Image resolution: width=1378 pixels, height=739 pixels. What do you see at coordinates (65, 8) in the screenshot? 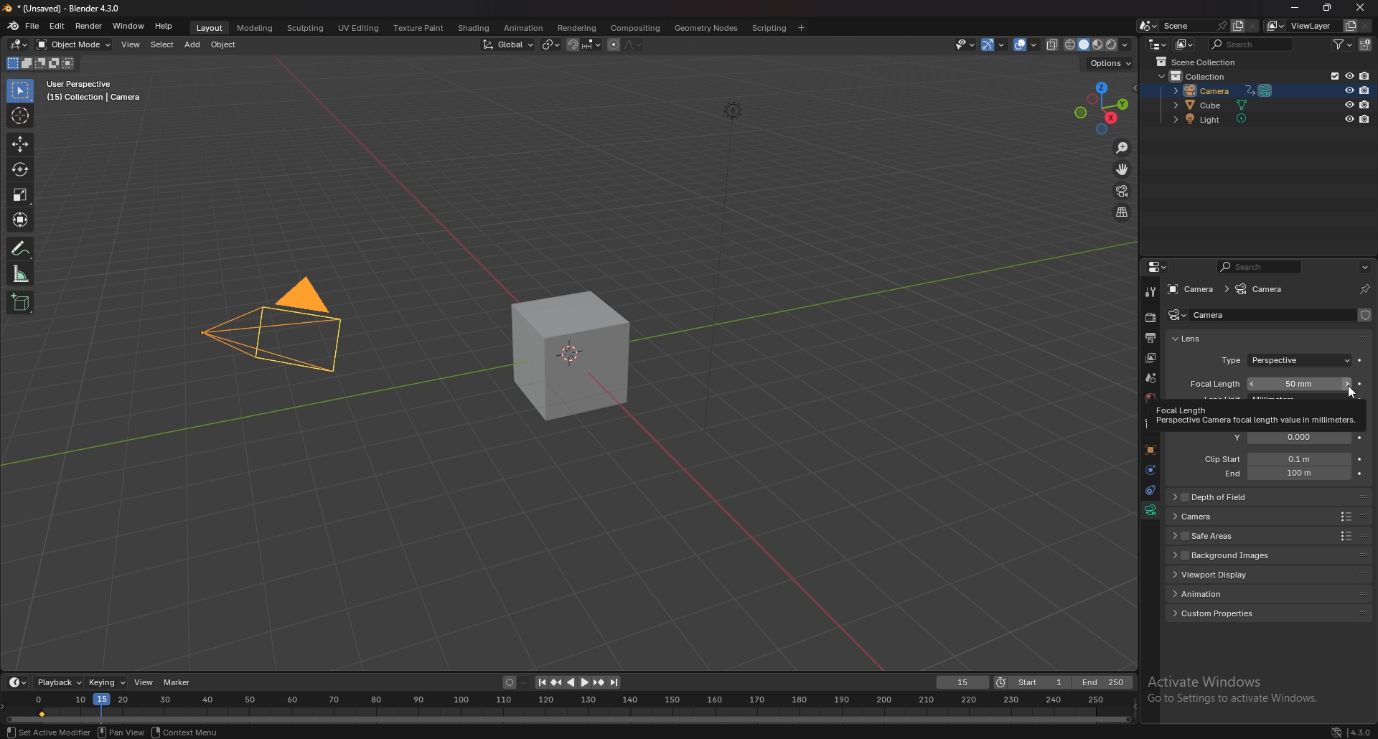
I see `title` at bounding box center [65, 8].